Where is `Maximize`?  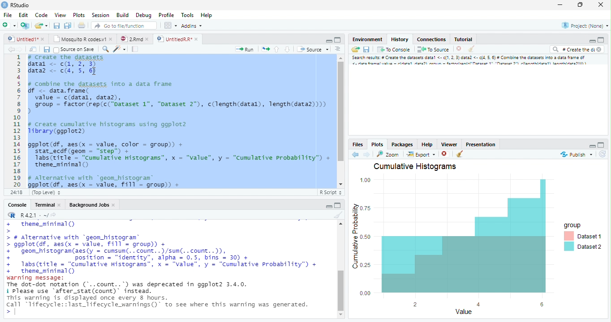
Maximize is located at coordinates (339, 206).